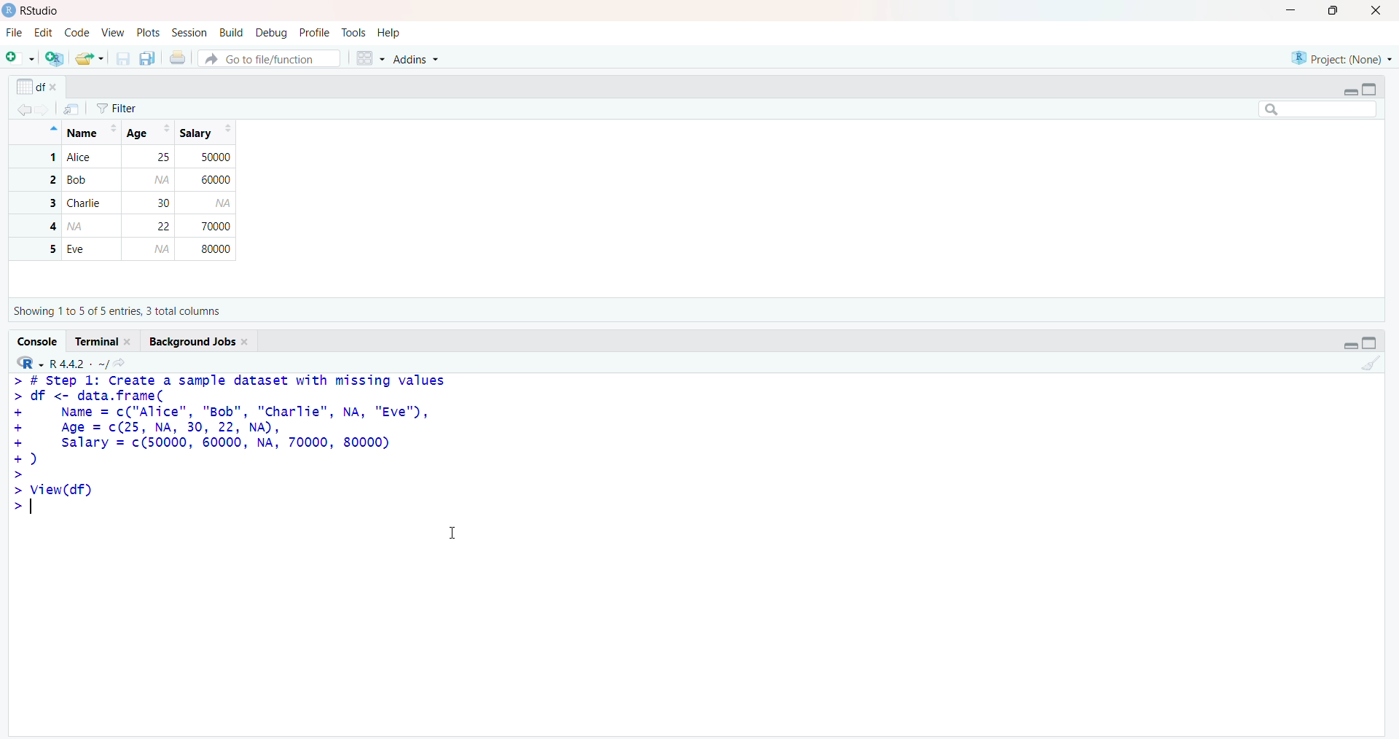 Image resolution: width=1399 pixels, height=739 pixels. Describe the element at coordinates (316, 31) in the screenshot. I see `Profile` at that location.